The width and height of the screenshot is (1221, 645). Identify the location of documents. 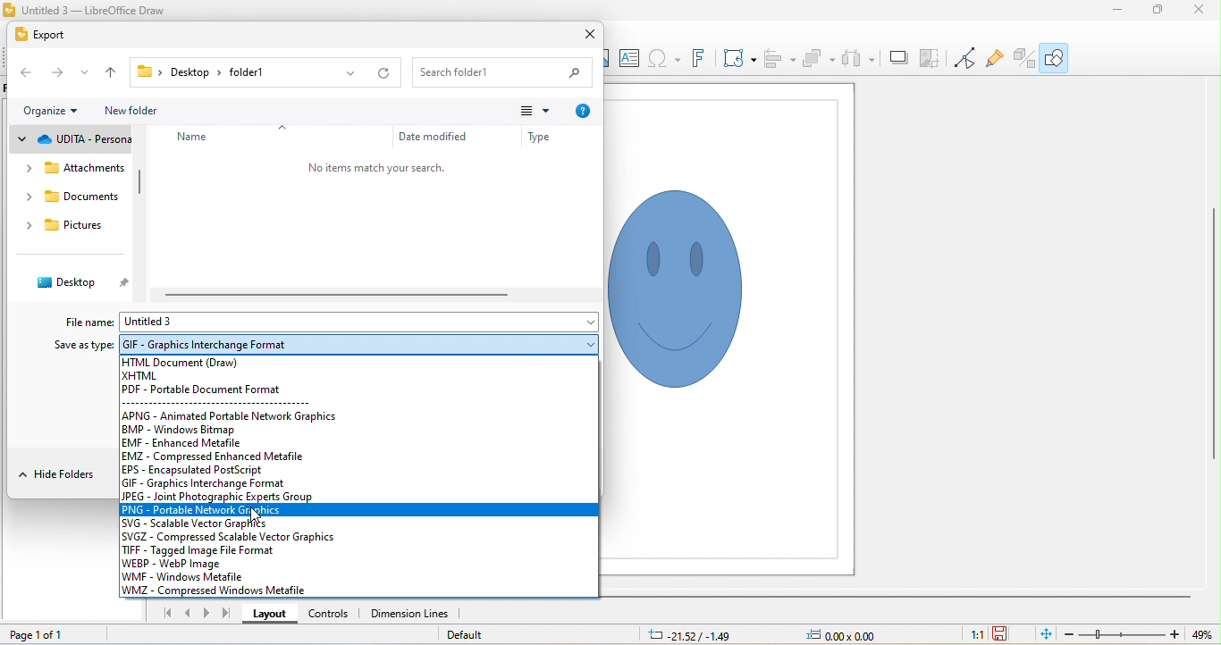
(86, 197).